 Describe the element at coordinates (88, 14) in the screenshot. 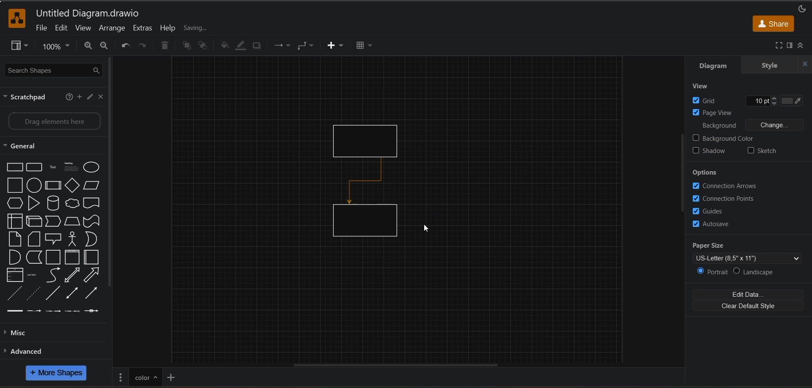

I see `file name and app title` at that location.